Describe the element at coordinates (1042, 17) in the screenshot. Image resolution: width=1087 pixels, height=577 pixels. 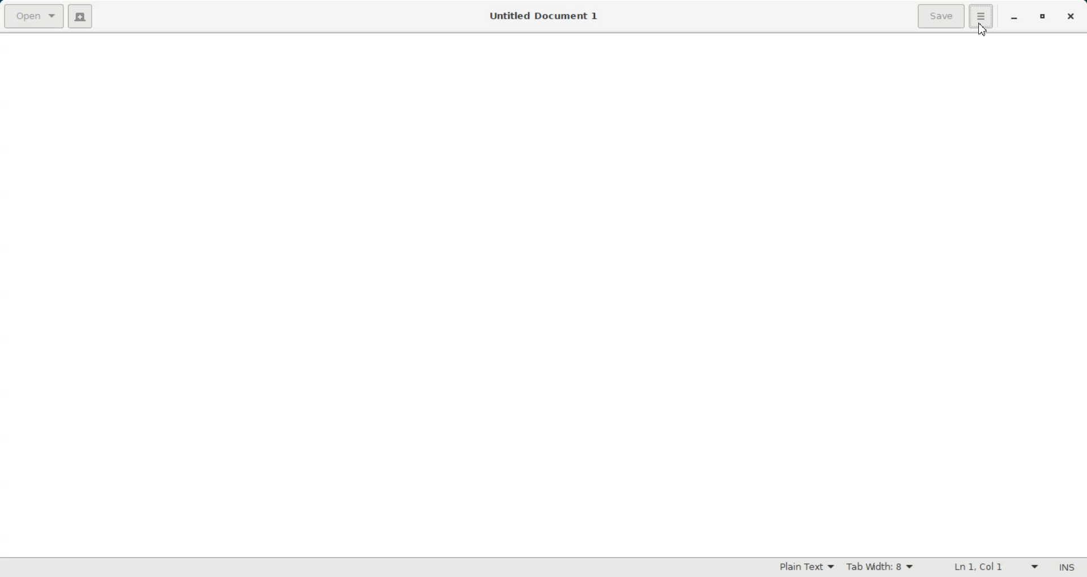
I see `Restore` at that location.